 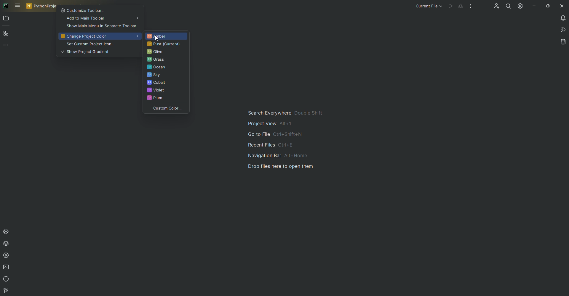 What do you see at coordinates (533, 6) in the screenshot?
I see `Minimize` at bounding box center [533, 6].